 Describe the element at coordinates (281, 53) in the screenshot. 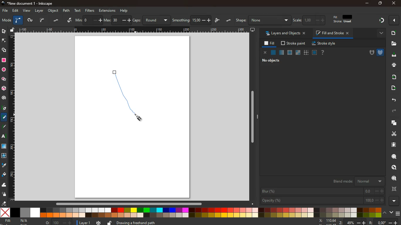

I see `glass` at that location.